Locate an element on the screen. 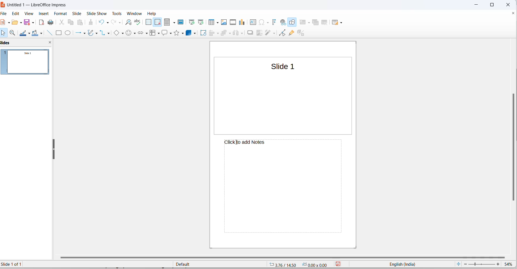 This screenshot has width=517, height=269. undo is located at coordinates (101, 22).